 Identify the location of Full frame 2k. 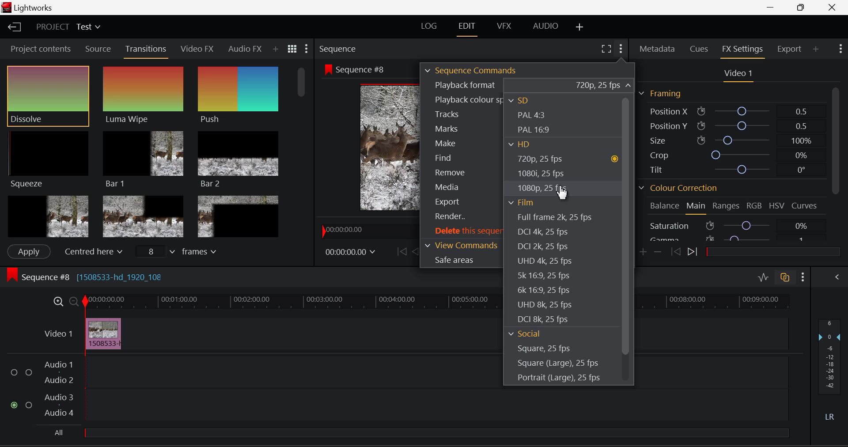
(554, 217).